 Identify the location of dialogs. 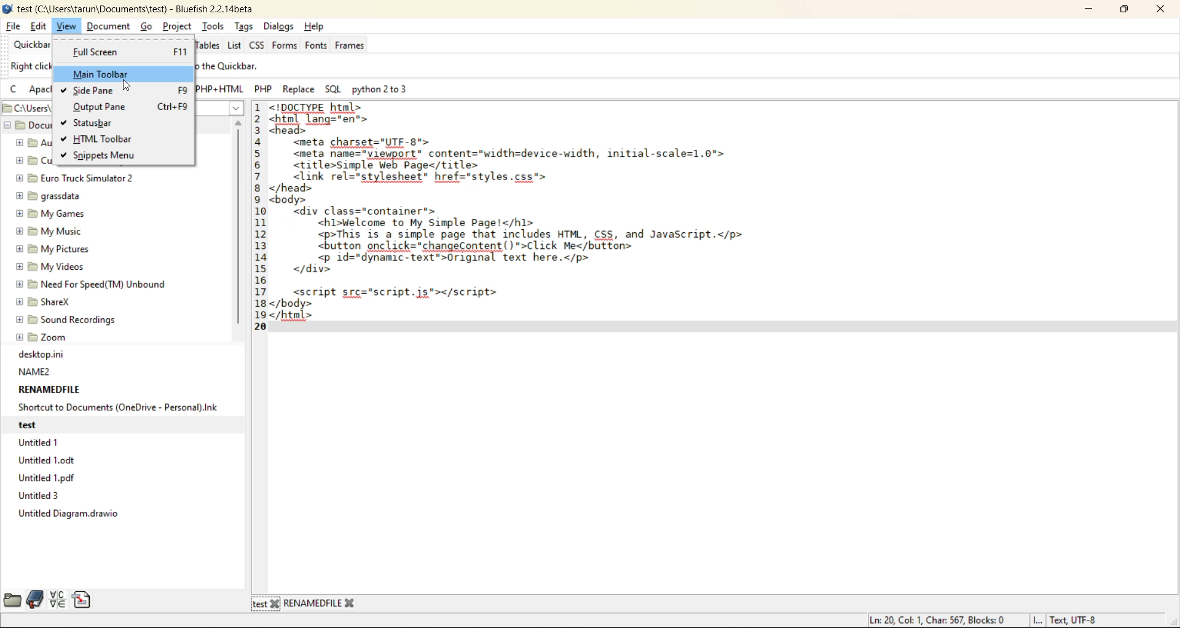
(280, 26).